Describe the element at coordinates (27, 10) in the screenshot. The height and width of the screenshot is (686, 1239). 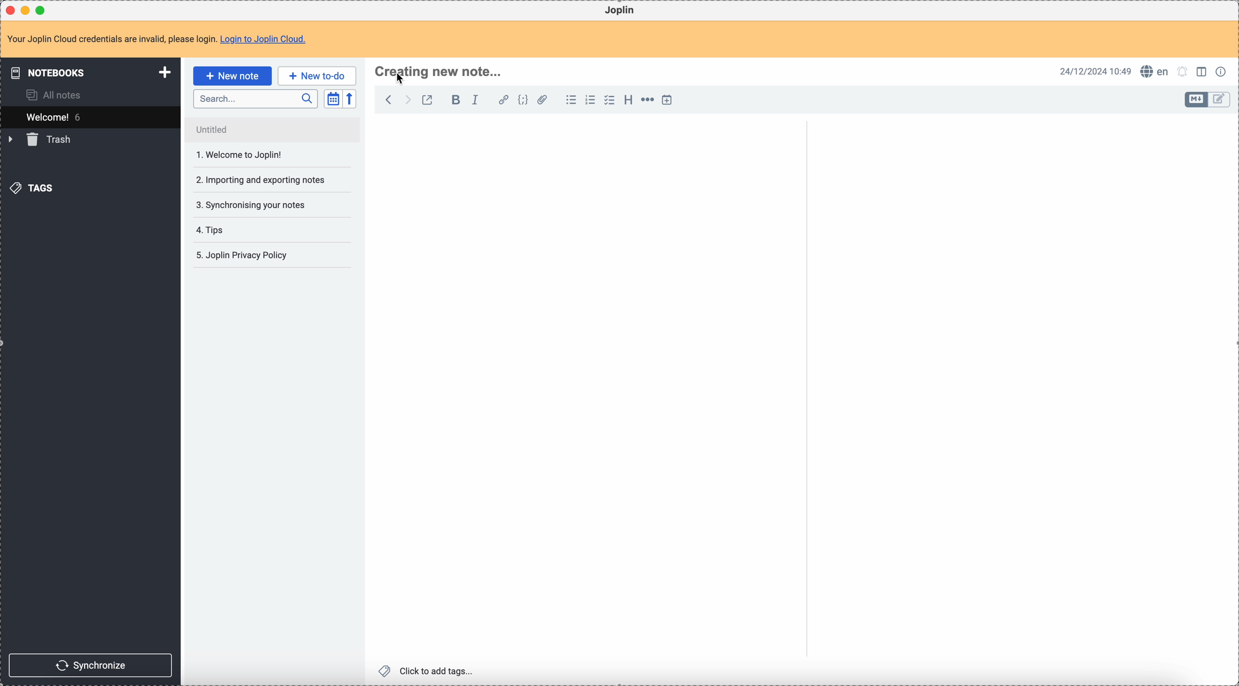
I see `minimize Joplin` at that location.